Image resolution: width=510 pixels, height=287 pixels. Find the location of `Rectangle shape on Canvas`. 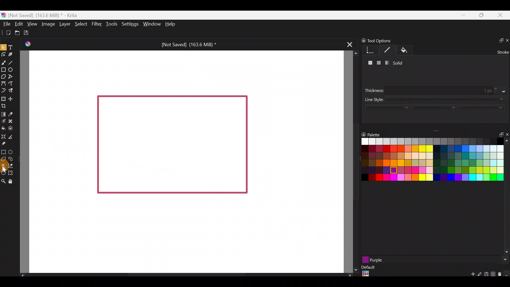

Rectangle shape on Canvas is located at coordinates (172, 144).